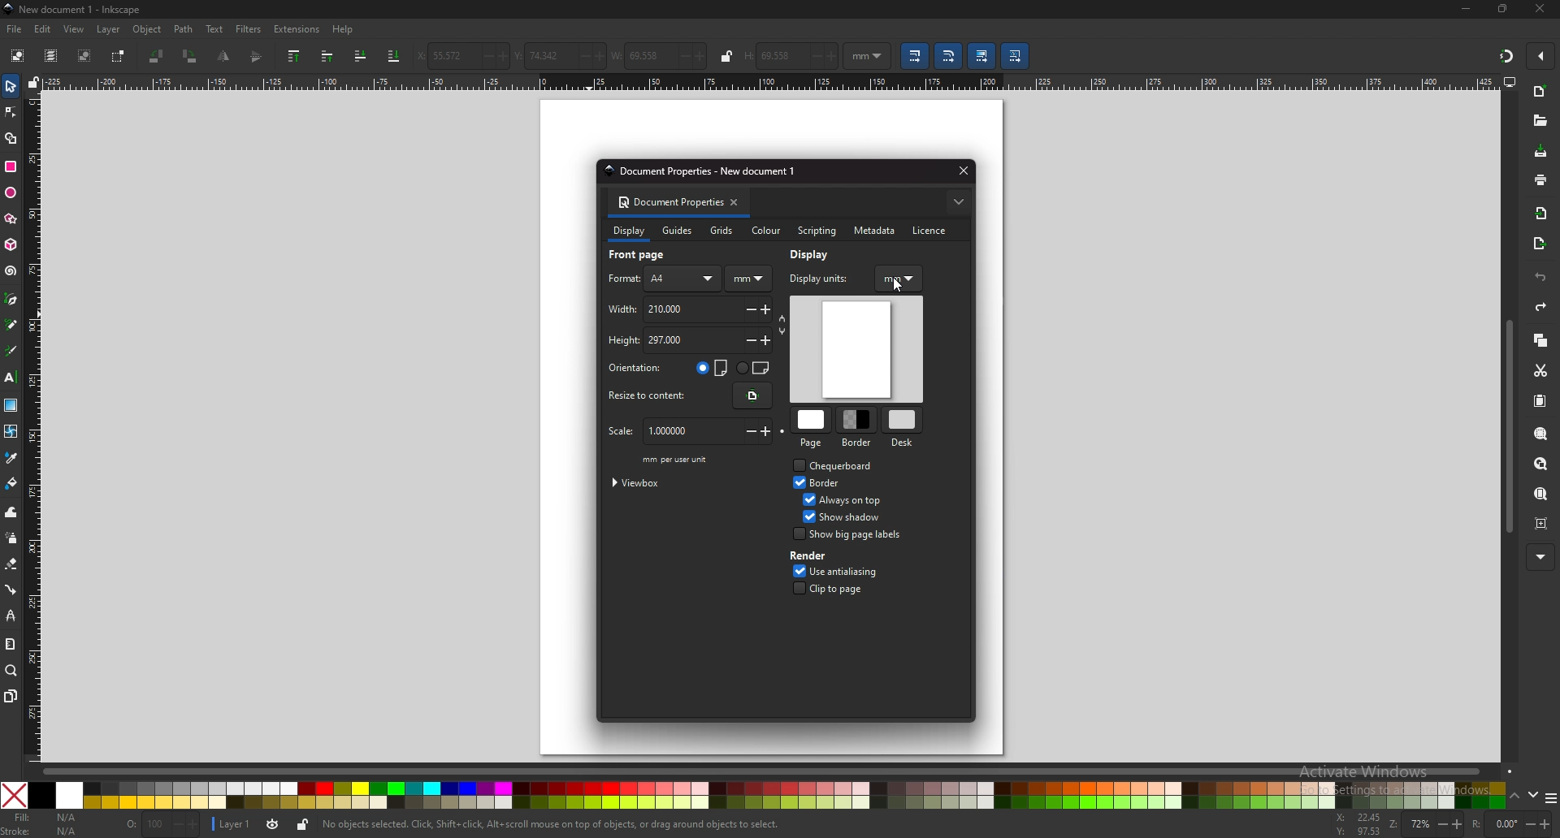 The height and width of the screenshot is (838, 1560). Describe the element at coordinates (960, 171) in the screenshot. I see `close` at that location.